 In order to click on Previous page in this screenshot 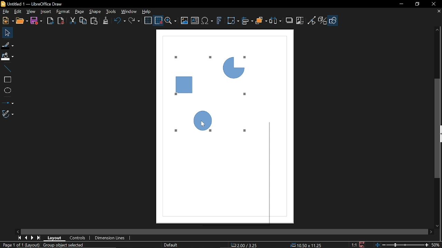, I will do `click(27, 238)`.